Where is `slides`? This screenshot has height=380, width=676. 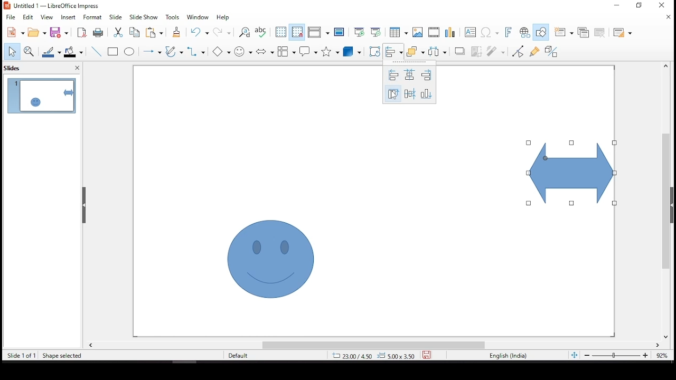 slides is located at coordinates (15, 68).